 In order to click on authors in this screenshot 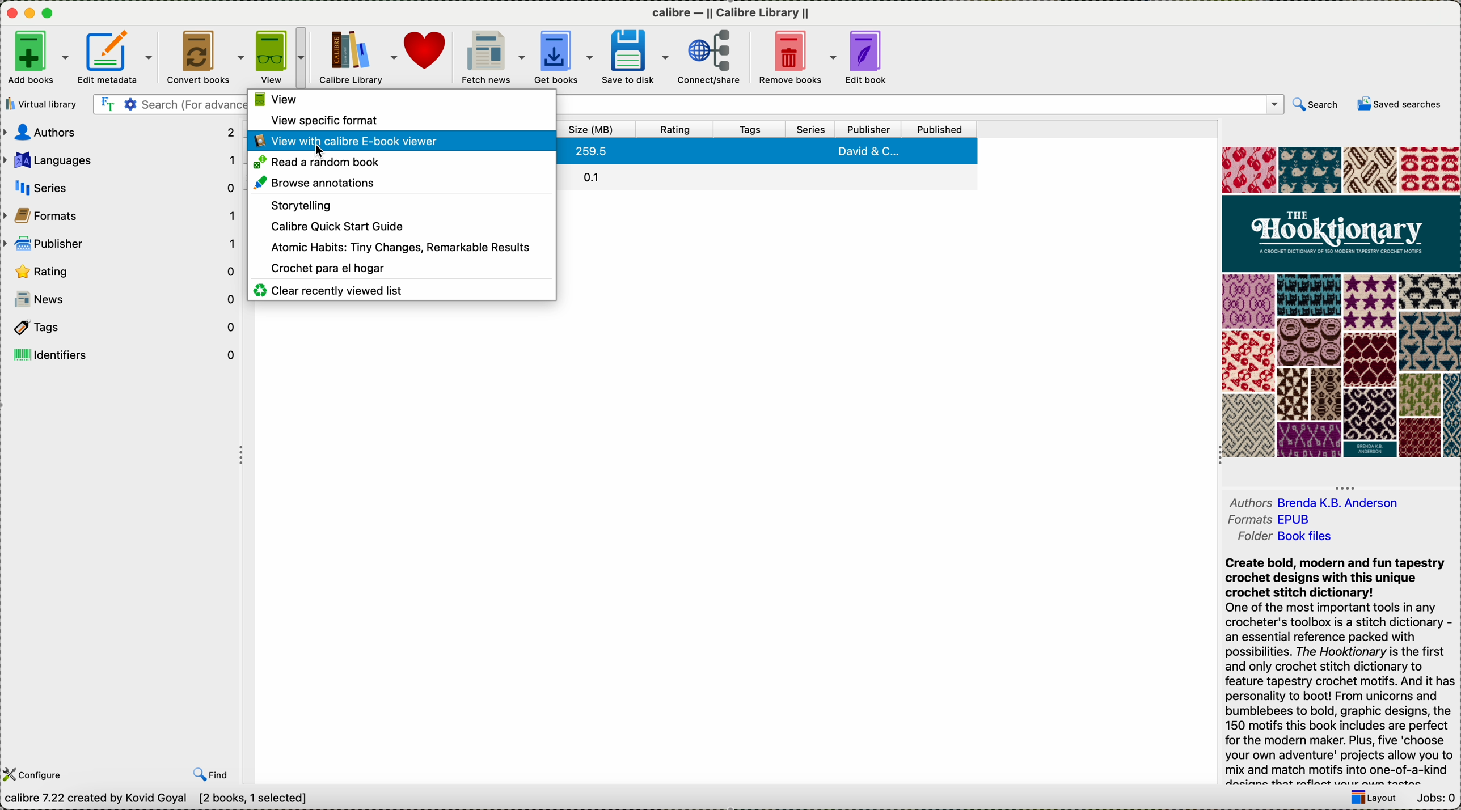, I will do `click(120, 133)`.